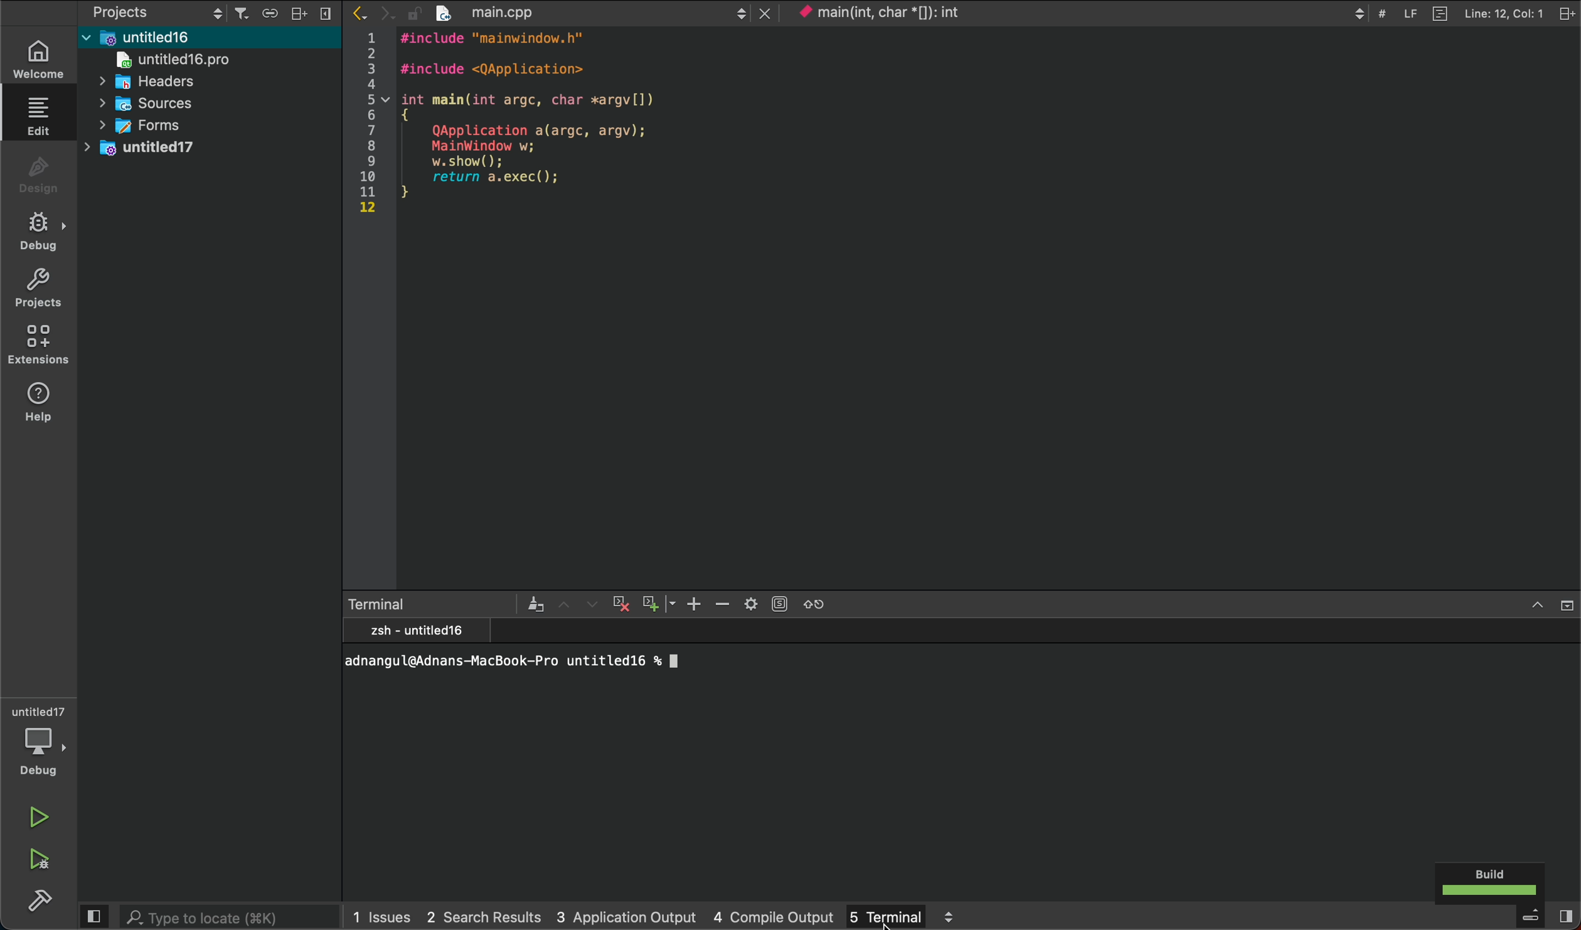 The width and height of the screenshot is (1581, 930). I want to click on file settings , so click(1567, 11).